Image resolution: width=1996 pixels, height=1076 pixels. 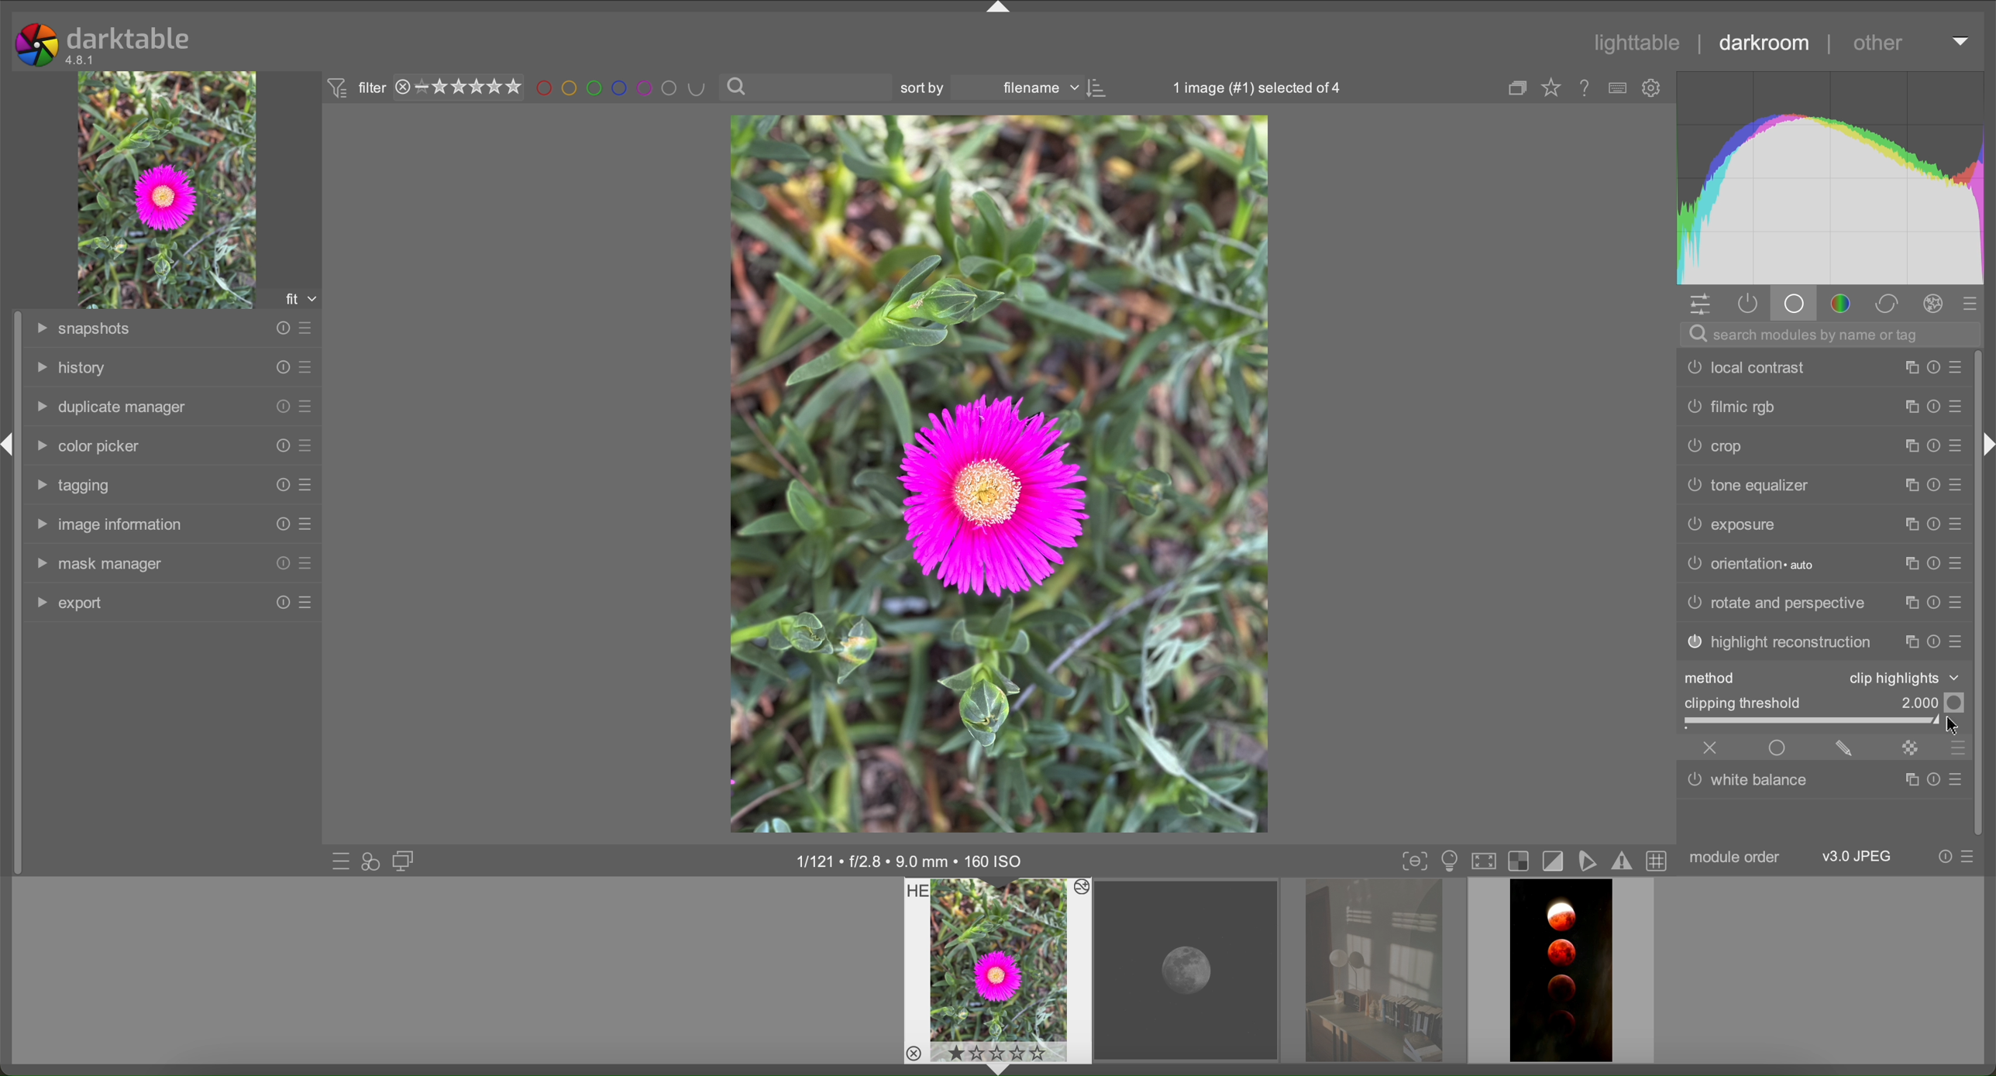 I want to click on presets, so click(x=1955, y=779).